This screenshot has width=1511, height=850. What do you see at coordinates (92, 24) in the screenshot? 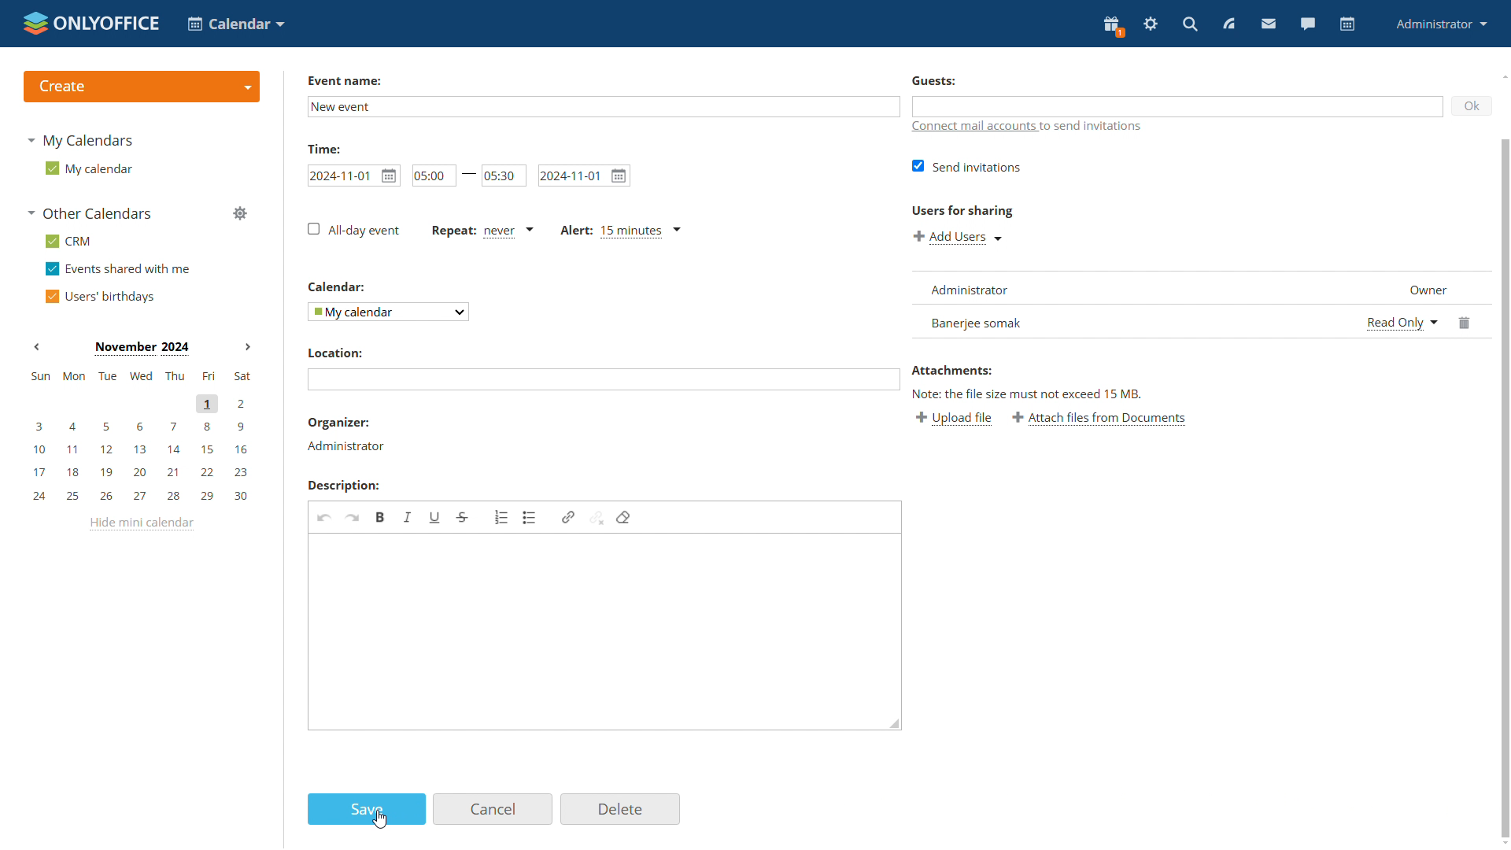
I see `logo` at bounding box center [92, 24].